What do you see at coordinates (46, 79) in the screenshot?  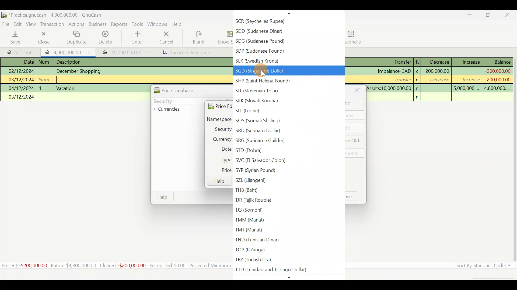 I see `num` at bounding box center [46, 79].